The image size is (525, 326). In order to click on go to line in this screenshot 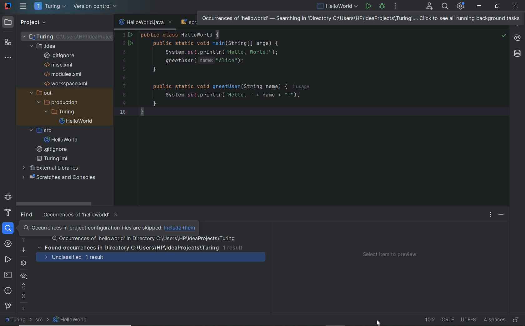, I will do `click(429, 320)`.